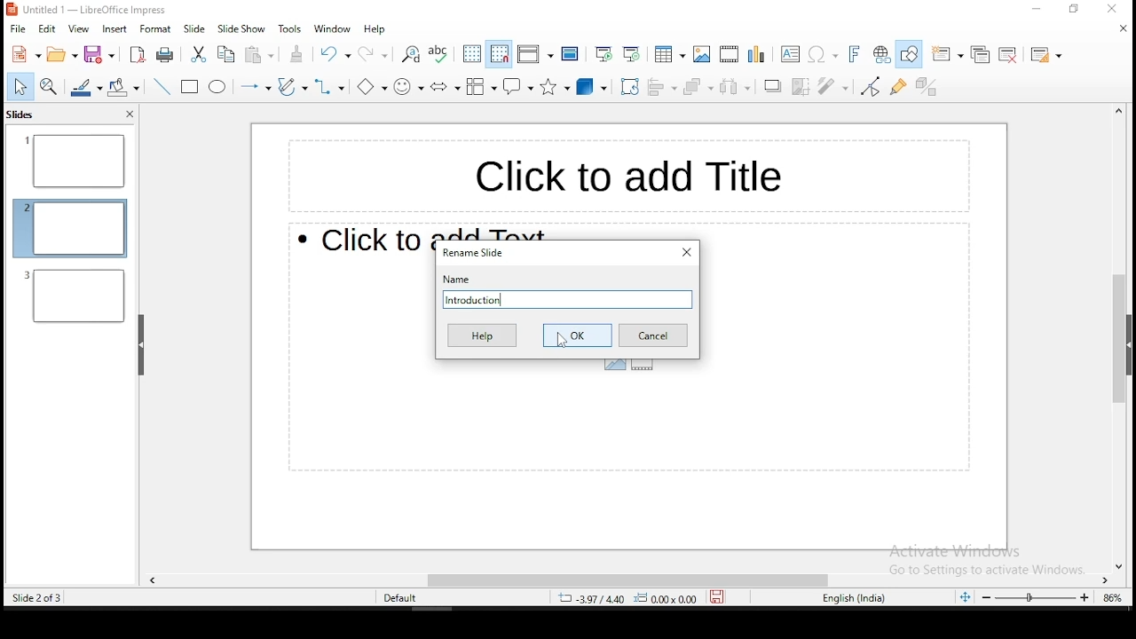  I want to click on flowchart, so click(479, 88).